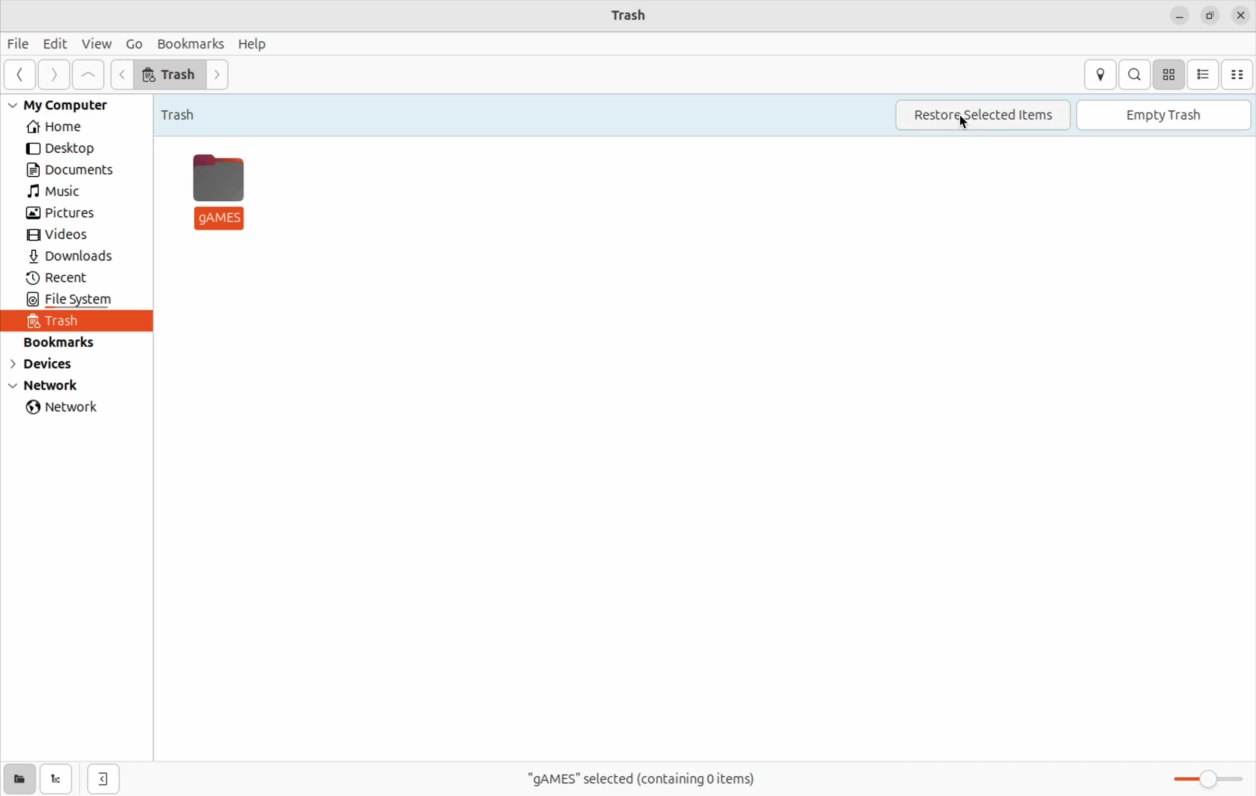 This screenshot has width=1256, height=796. What do you see at coordinates (968, 124) in the screenshot?
I see `cursor` at bounding box center [968, 124].